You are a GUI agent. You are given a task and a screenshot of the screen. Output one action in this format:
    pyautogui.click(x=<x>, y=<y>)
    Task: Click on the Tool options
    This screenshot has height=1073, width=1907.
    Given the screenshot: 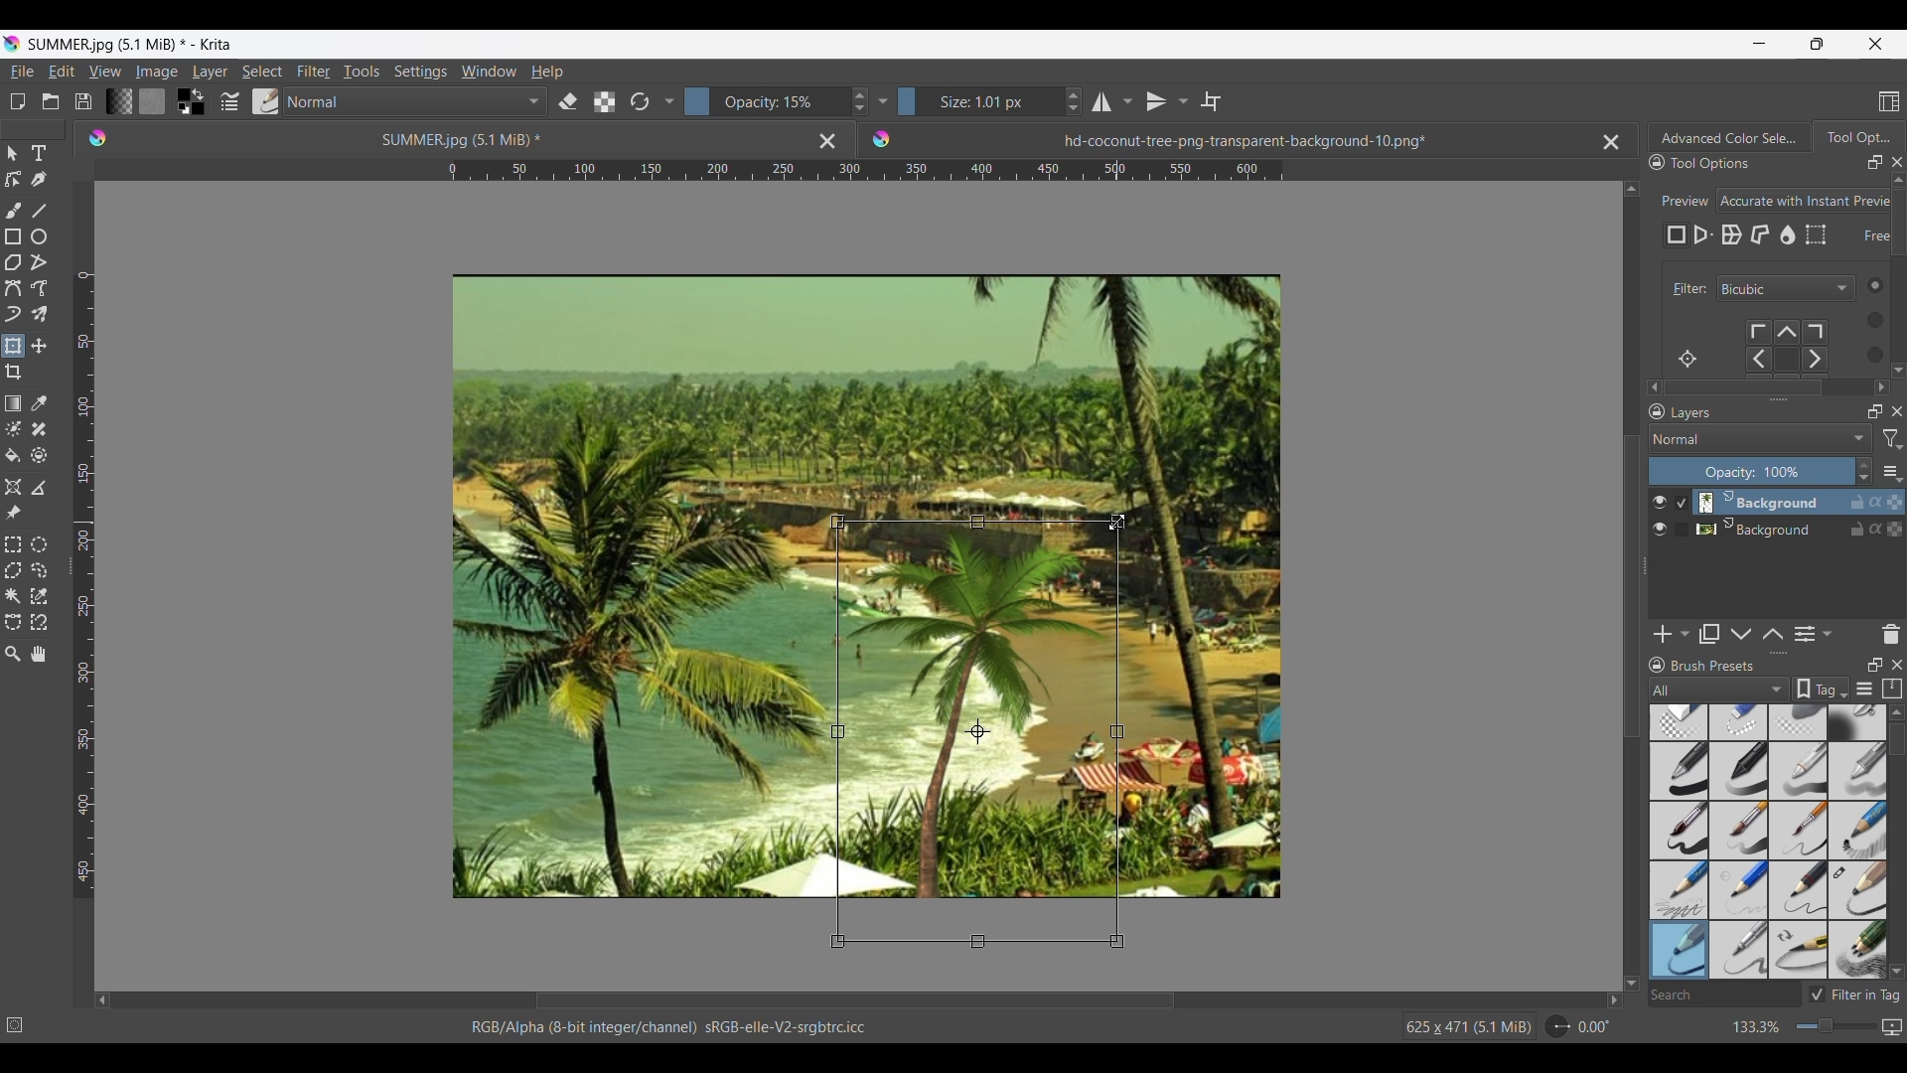 What is the action you would take?
    pyautogui.click(x=1730, y=162)
    